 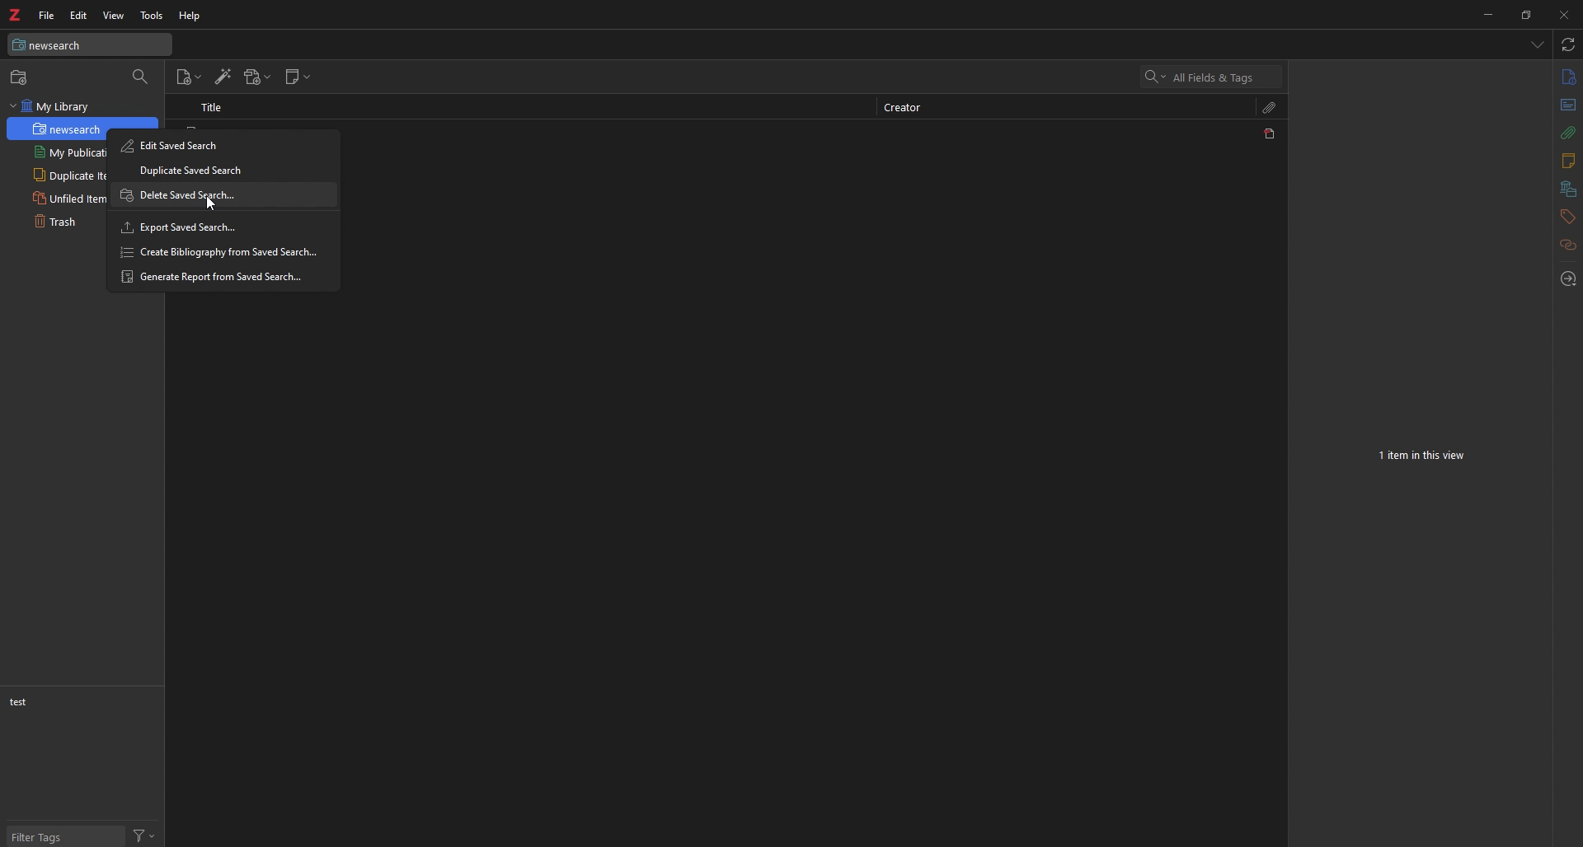 I want to click on test, so click(x=62, y=704).